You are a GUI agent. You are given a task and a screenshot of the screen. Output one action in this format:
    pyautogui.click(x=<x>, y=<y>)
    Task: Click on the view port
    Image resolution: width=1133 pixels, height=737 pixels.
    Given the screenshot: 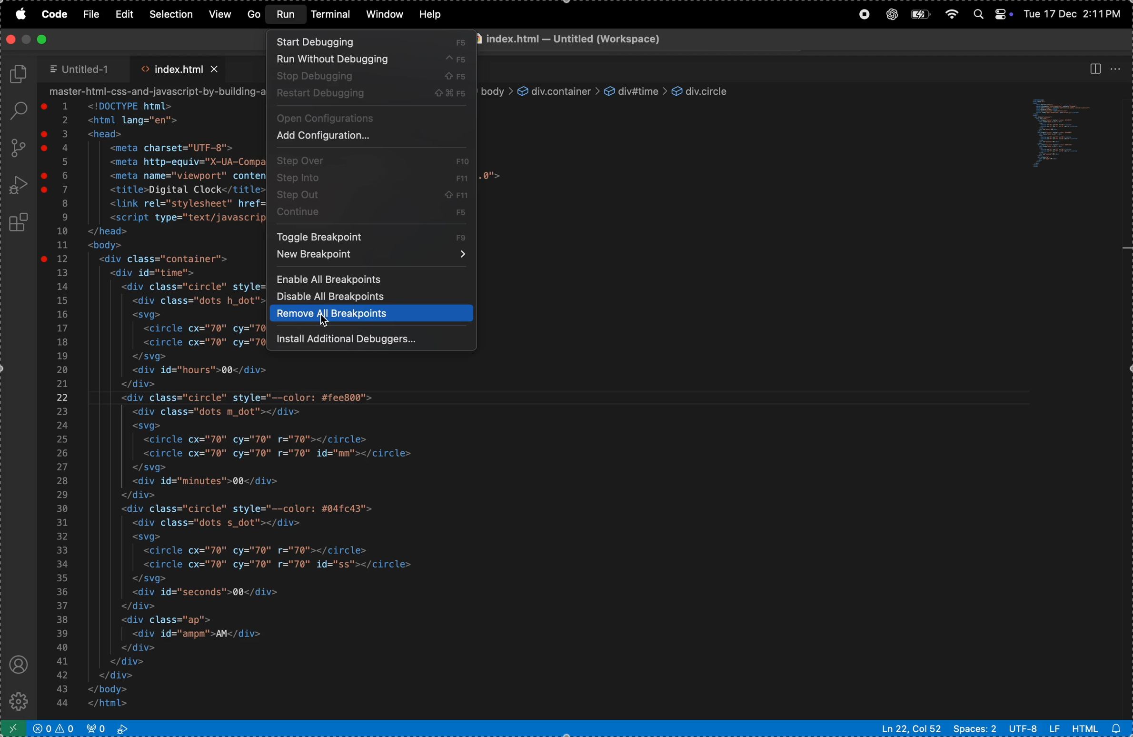 What is the action you would take?
    pyautogui.click(x=107, y=727)
    